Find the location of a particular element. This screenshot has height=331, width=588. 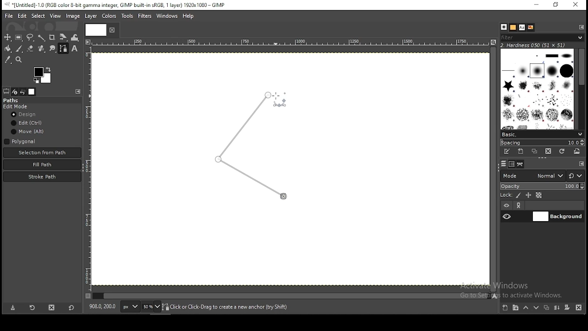

undo history is located at coordinates (23, 91).